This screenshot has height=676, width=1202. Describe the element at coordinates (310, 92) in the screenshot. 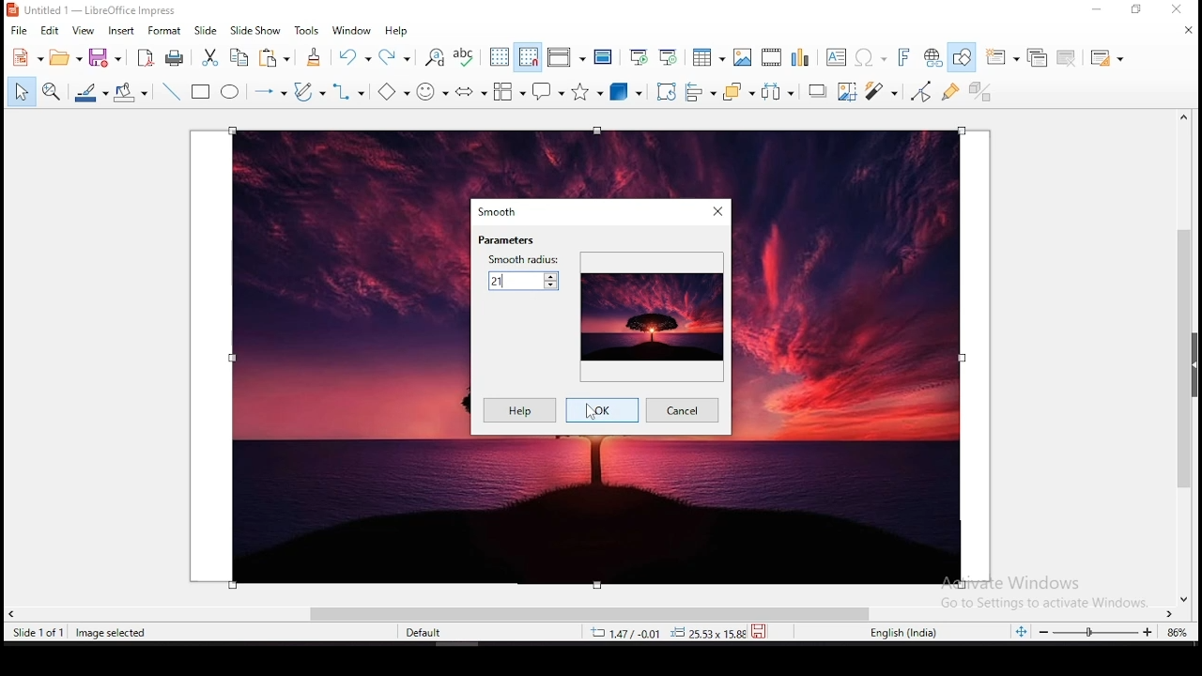

I see `curves and polygons` at that location.